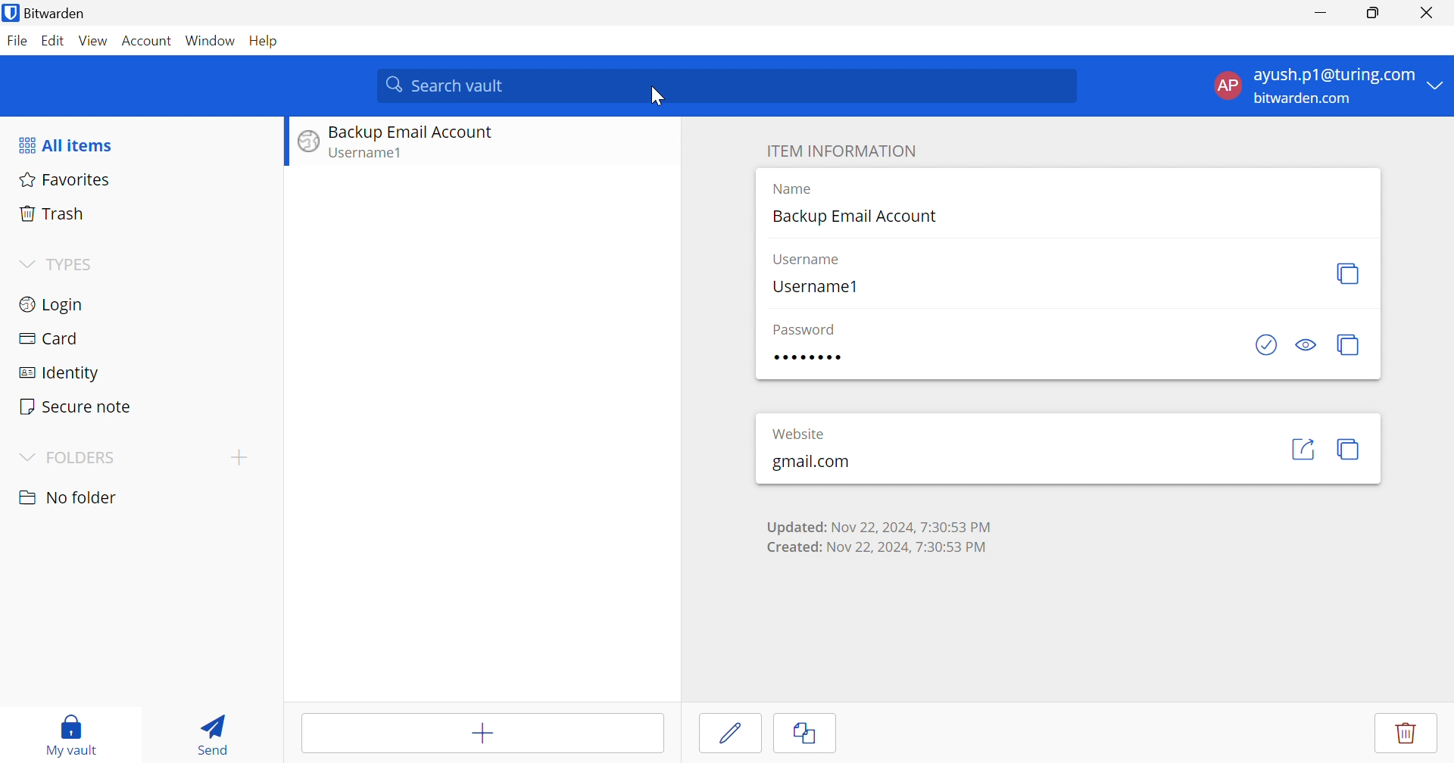  What do you see at coordinates (809, 733) in the screenshot?
I see `Cancel` at bounding box center [809, 733].